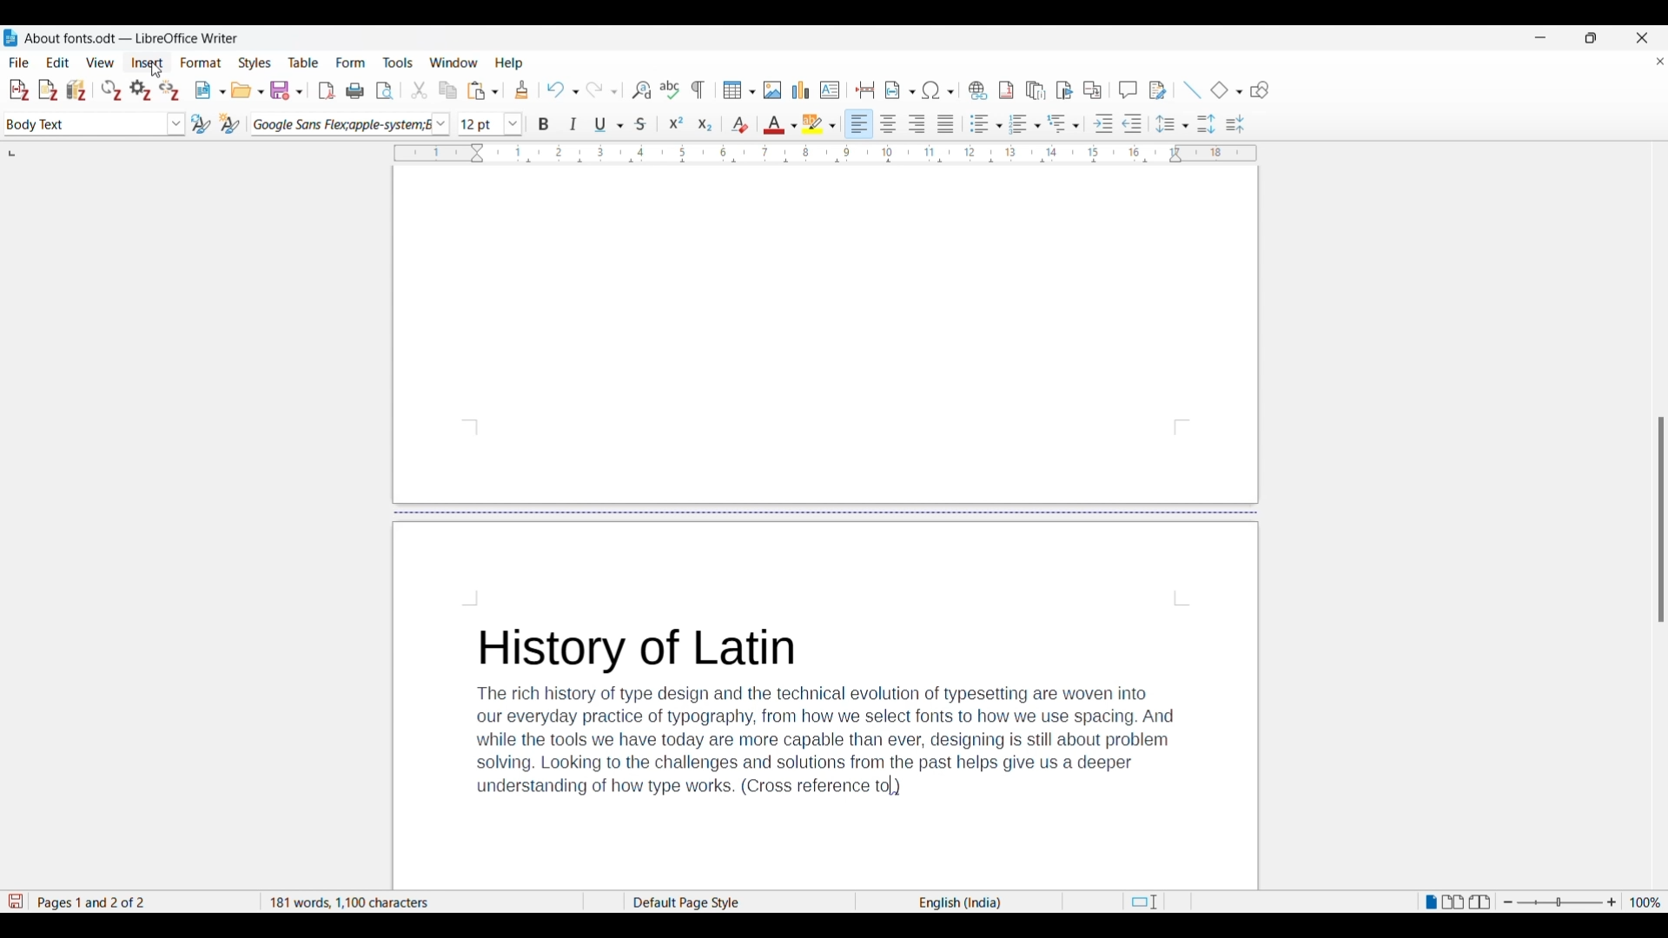 The height and width of the screenshot is (938, 1668). What do you see at coordinates (169, 91) in the screenshot?
I see `Unlink citations` at bounding box center [169, 91].